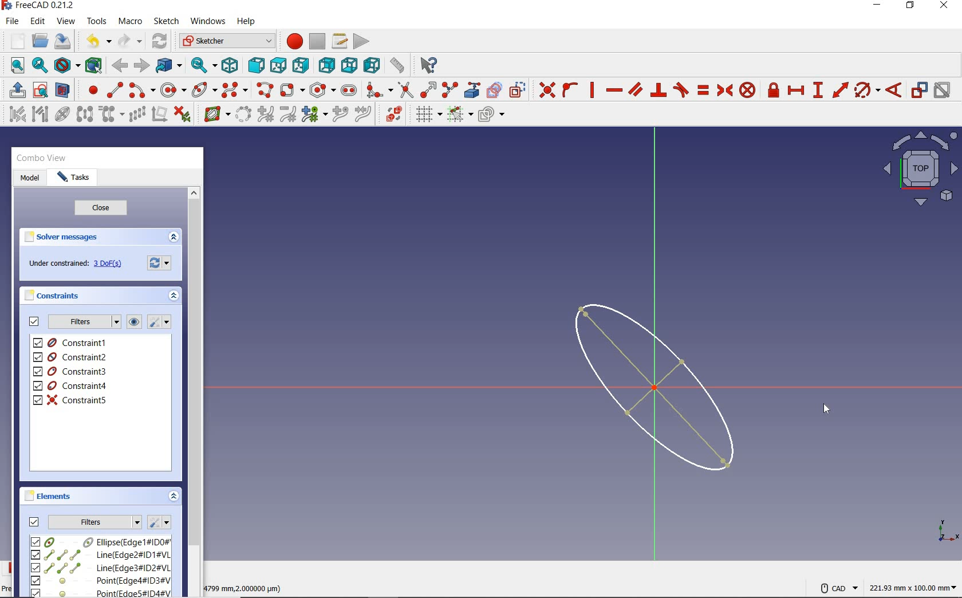 This screenshot has width=962, height=598. Describe the element at coordinates (62, 237) in the screenshot. I see `solver messages` at that location.